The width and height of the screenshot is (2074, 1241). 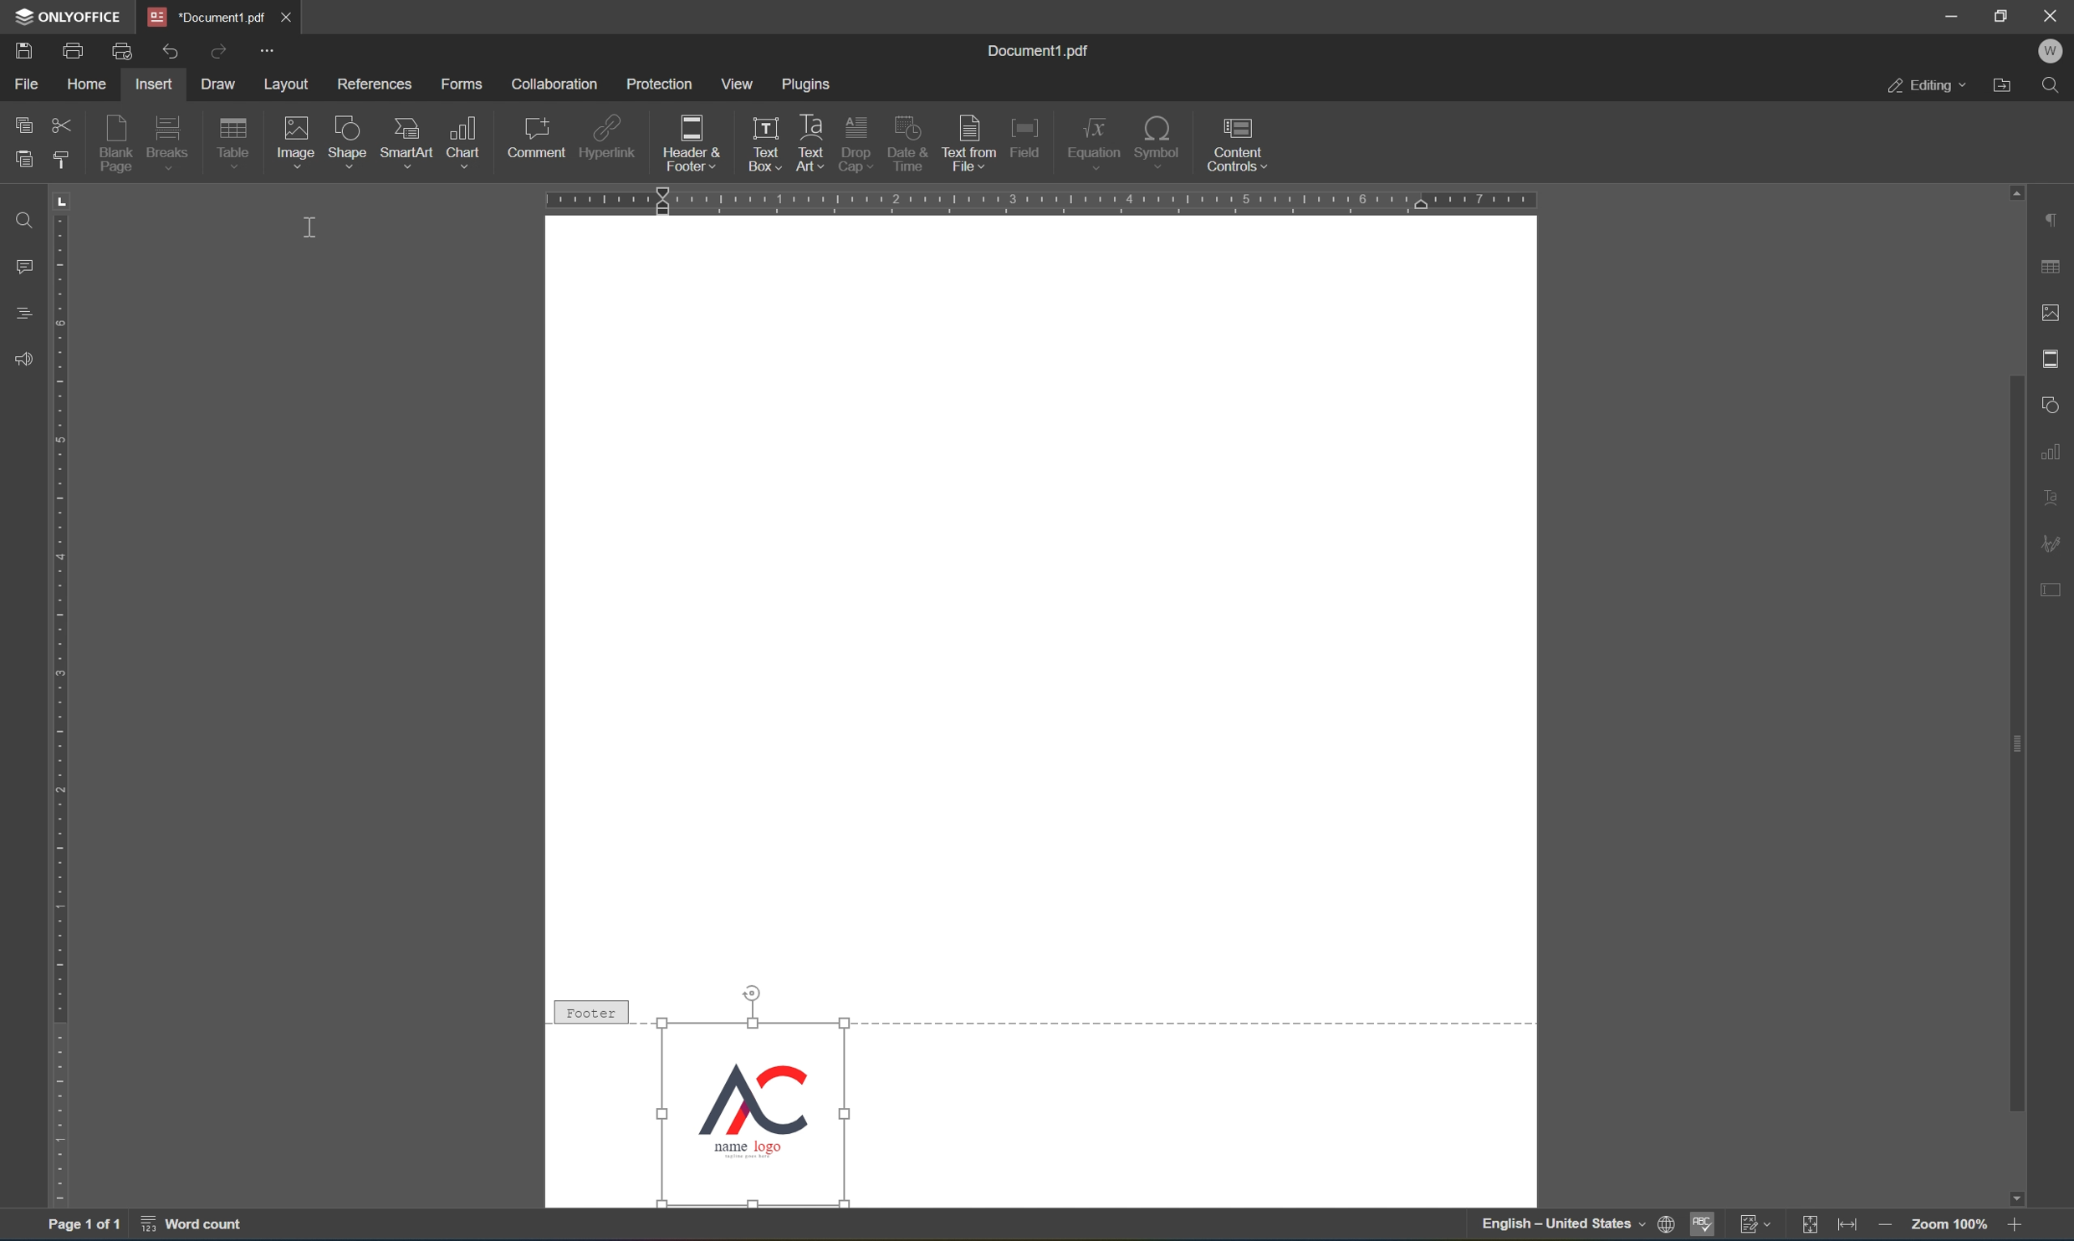 I want to click on shape, so click(x=348, y=142).